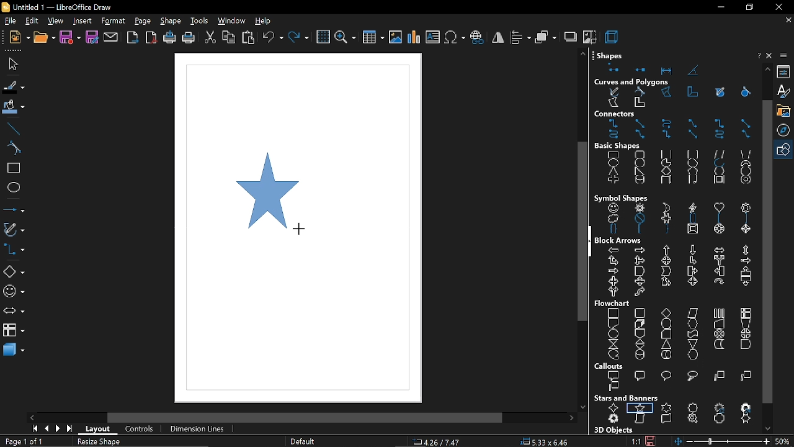  Describe the element at coordinates (58, 429) in the screenshot. I see `next page` at that location.